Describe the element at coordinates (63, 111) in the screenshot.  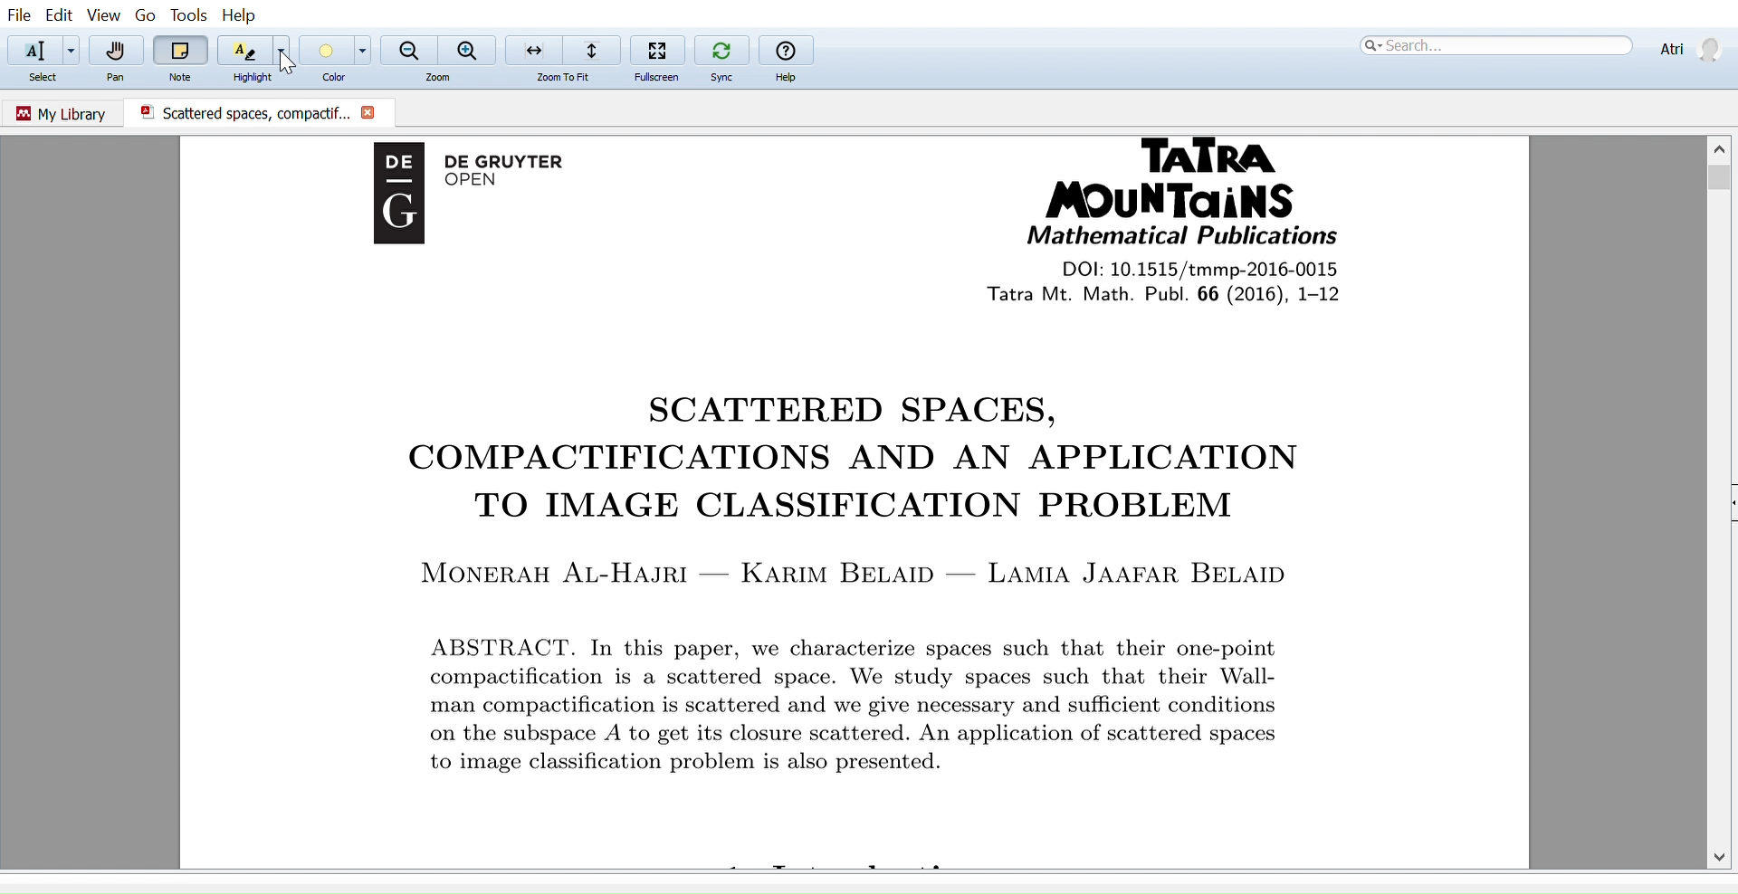
I see `Go to my library` at that location.